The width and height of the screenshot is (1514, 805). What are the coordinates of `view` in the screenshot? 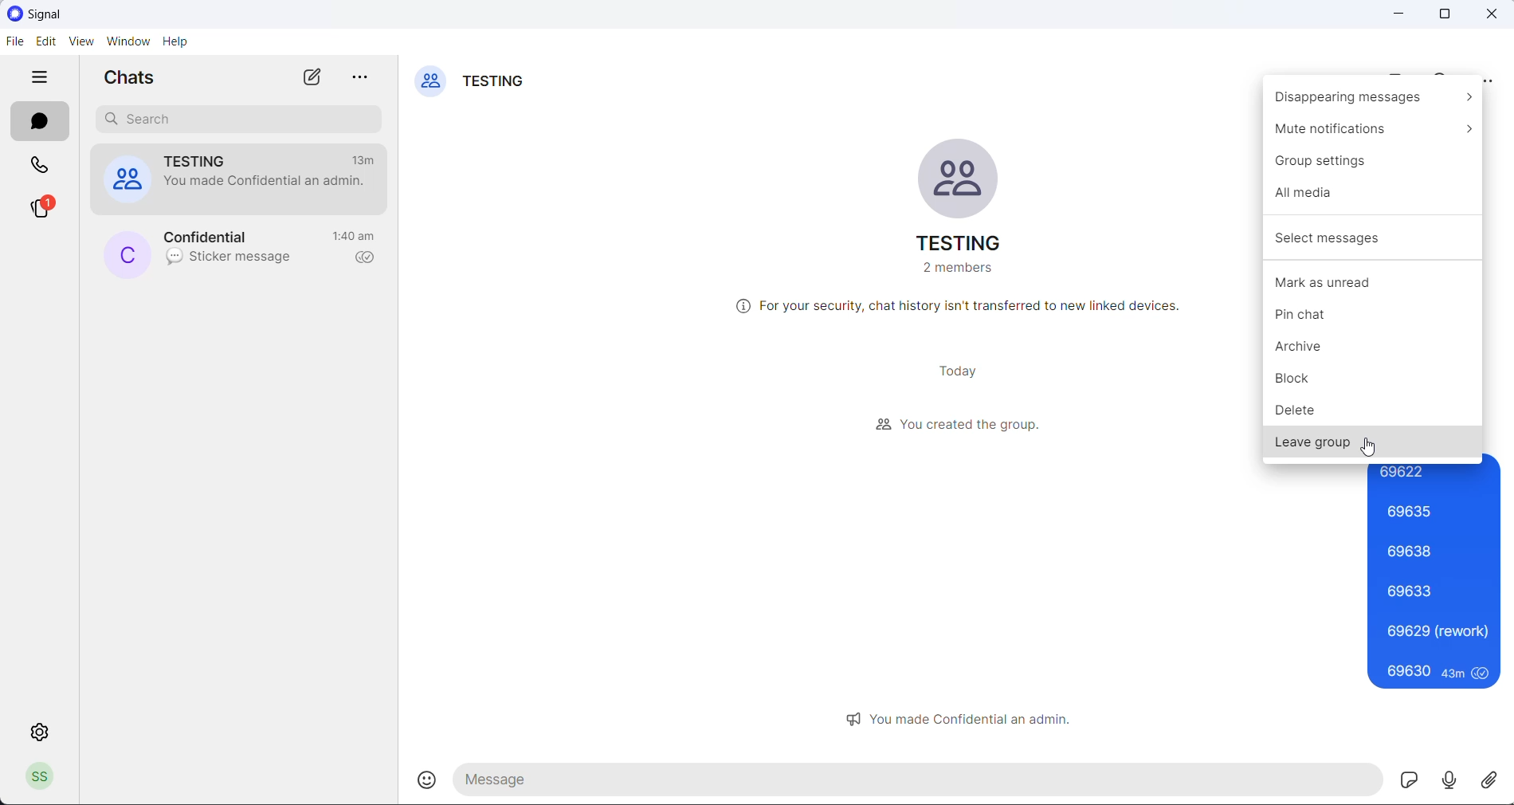 It's located at (80, 44).